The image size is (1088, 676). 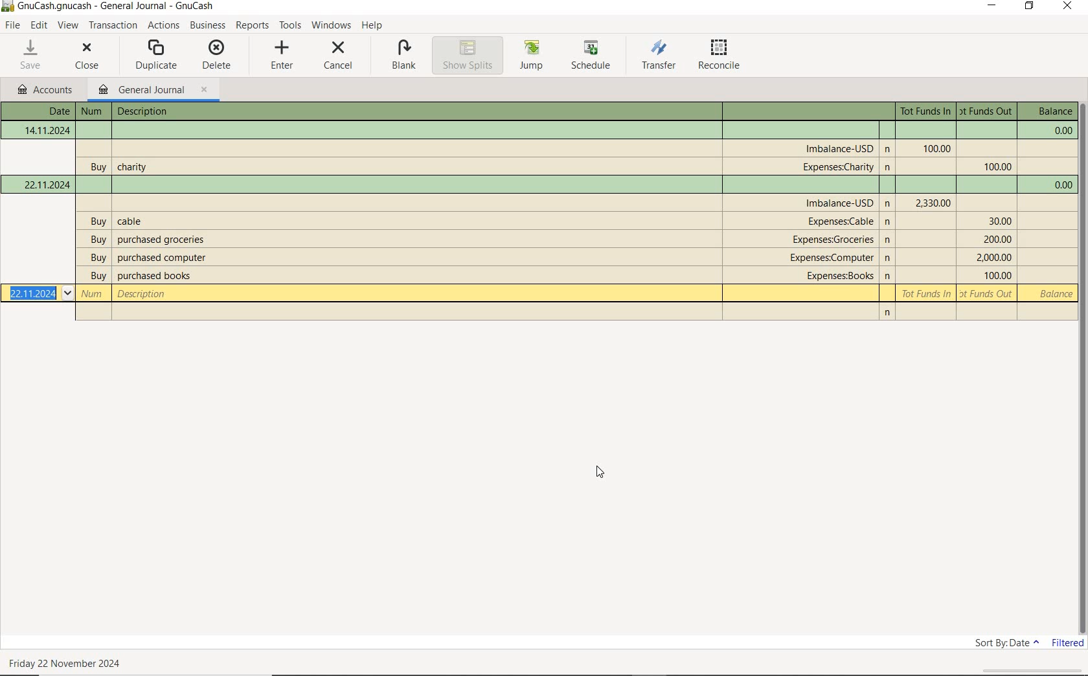 What do you see at coordinates (889, 241) in the screenshot?
I see `n` at bounding box center [889, 241].